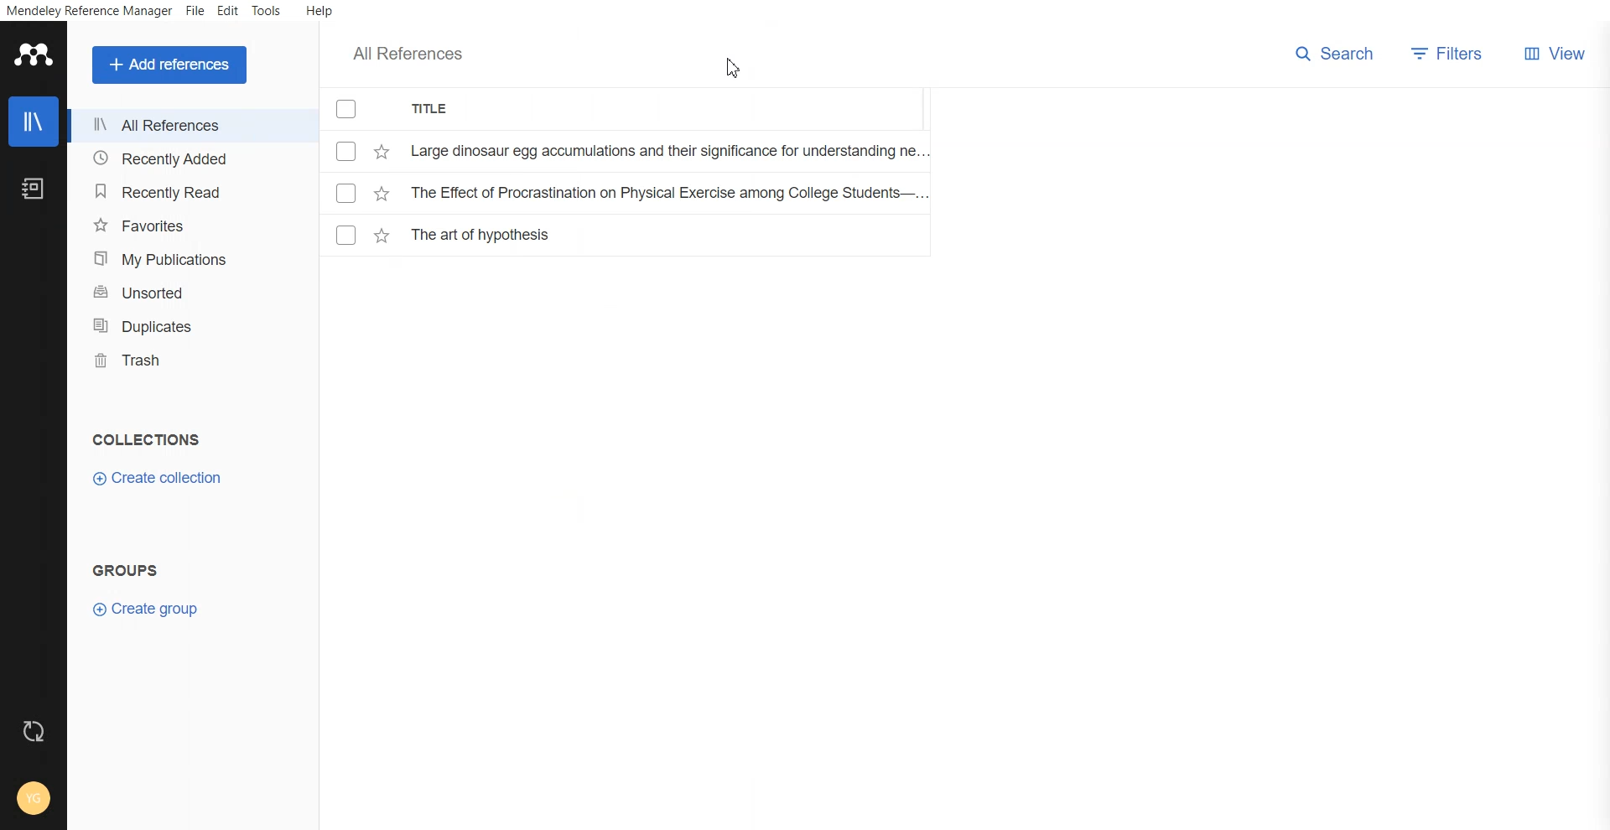 The height and width of the screenshot is (830, 1610). Describe the element at coordinates (629, 150) in the screenshot. I see `File` at that location.